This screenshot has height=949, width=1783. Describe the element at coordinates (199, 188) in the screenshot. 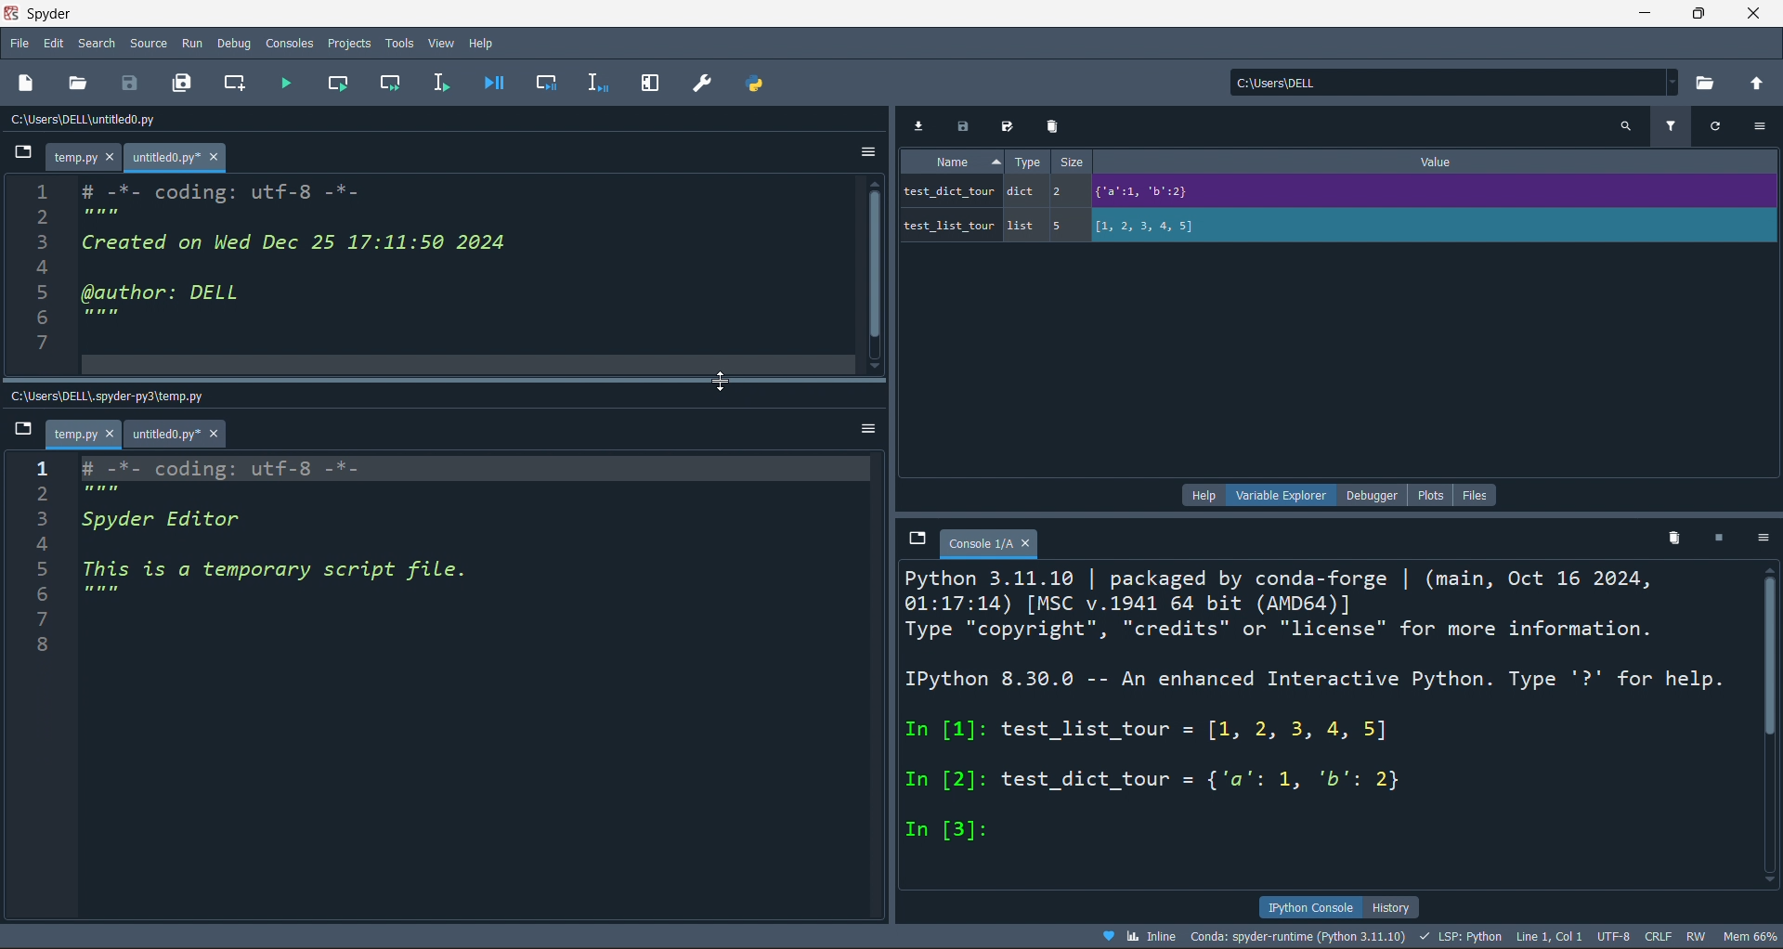

I see `1 # -*- coding: utf-8 -*-` at that location.